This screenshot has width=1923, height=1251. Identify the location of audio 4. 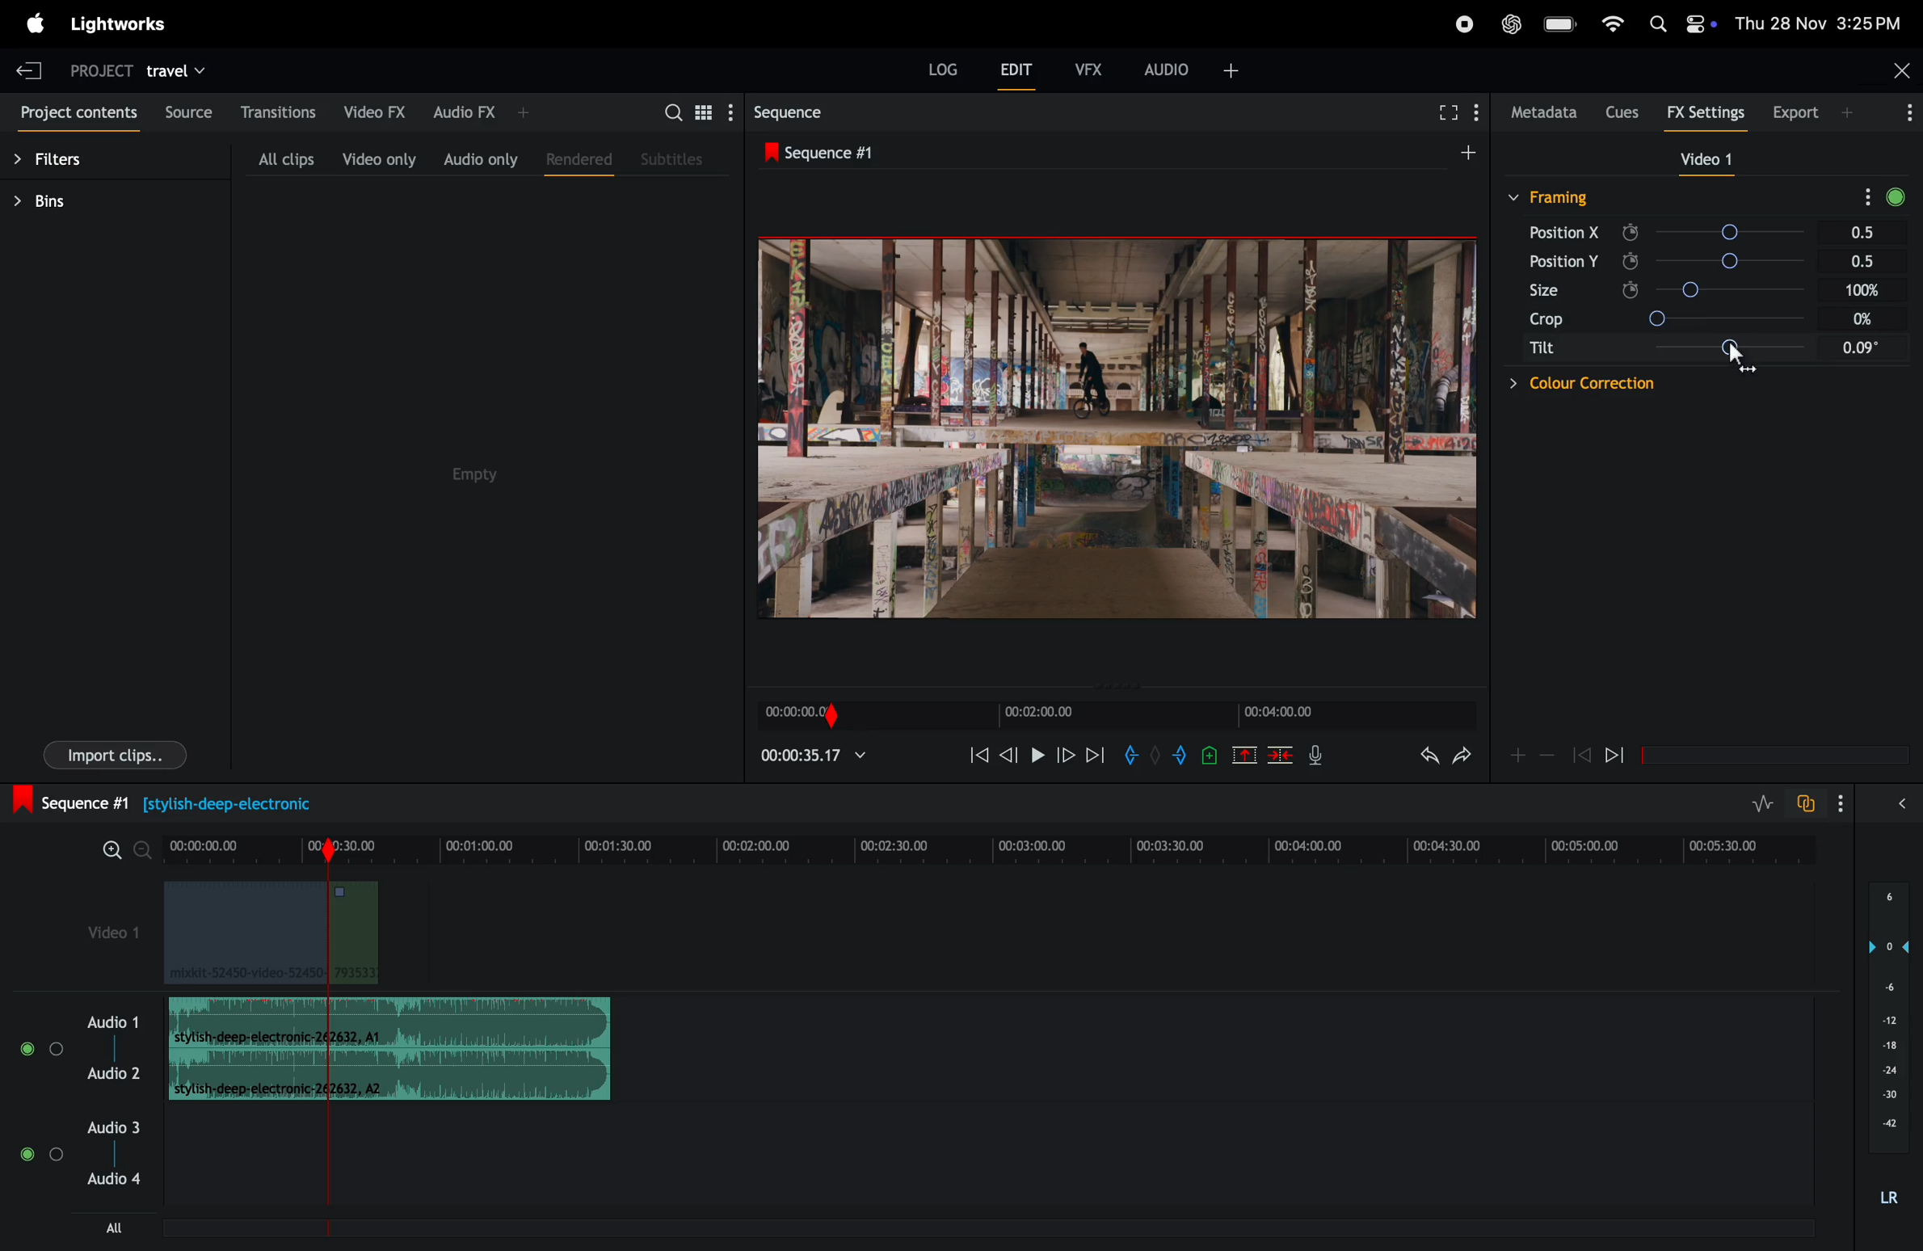
(114, 1186).